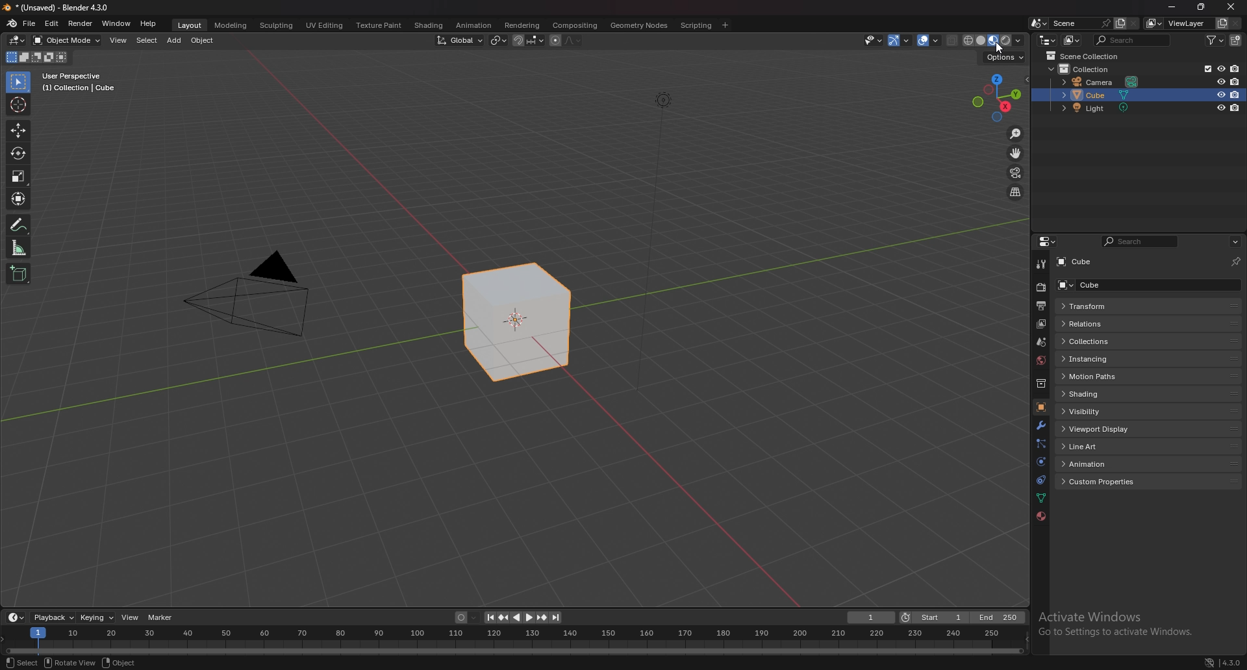 The width and height of the screenshot is (1247, 670). Describe the element at coordinates (1087, 260) in the screenshot. I see `cube` at that location.